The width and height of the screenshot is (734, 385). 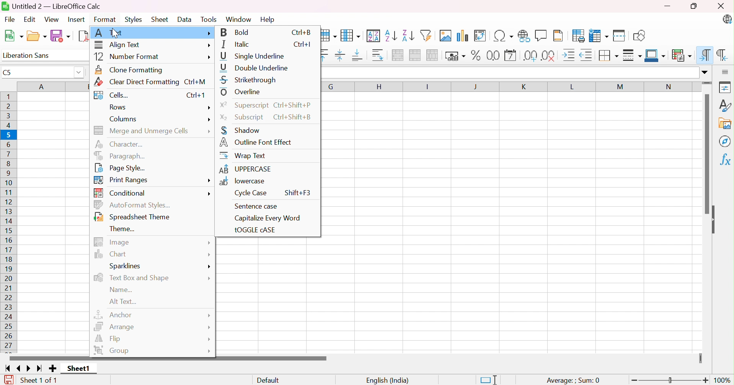 What do you see at coordinates (455, 55) in the screenshot?
I see `Format as Currency` at bounding box center [455, 55].